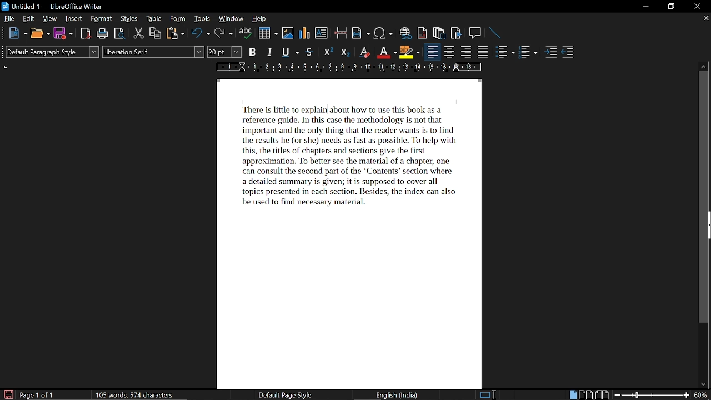 This screenshot has height=400, width=711. I want to click on export as pdf, so click(87, 34).